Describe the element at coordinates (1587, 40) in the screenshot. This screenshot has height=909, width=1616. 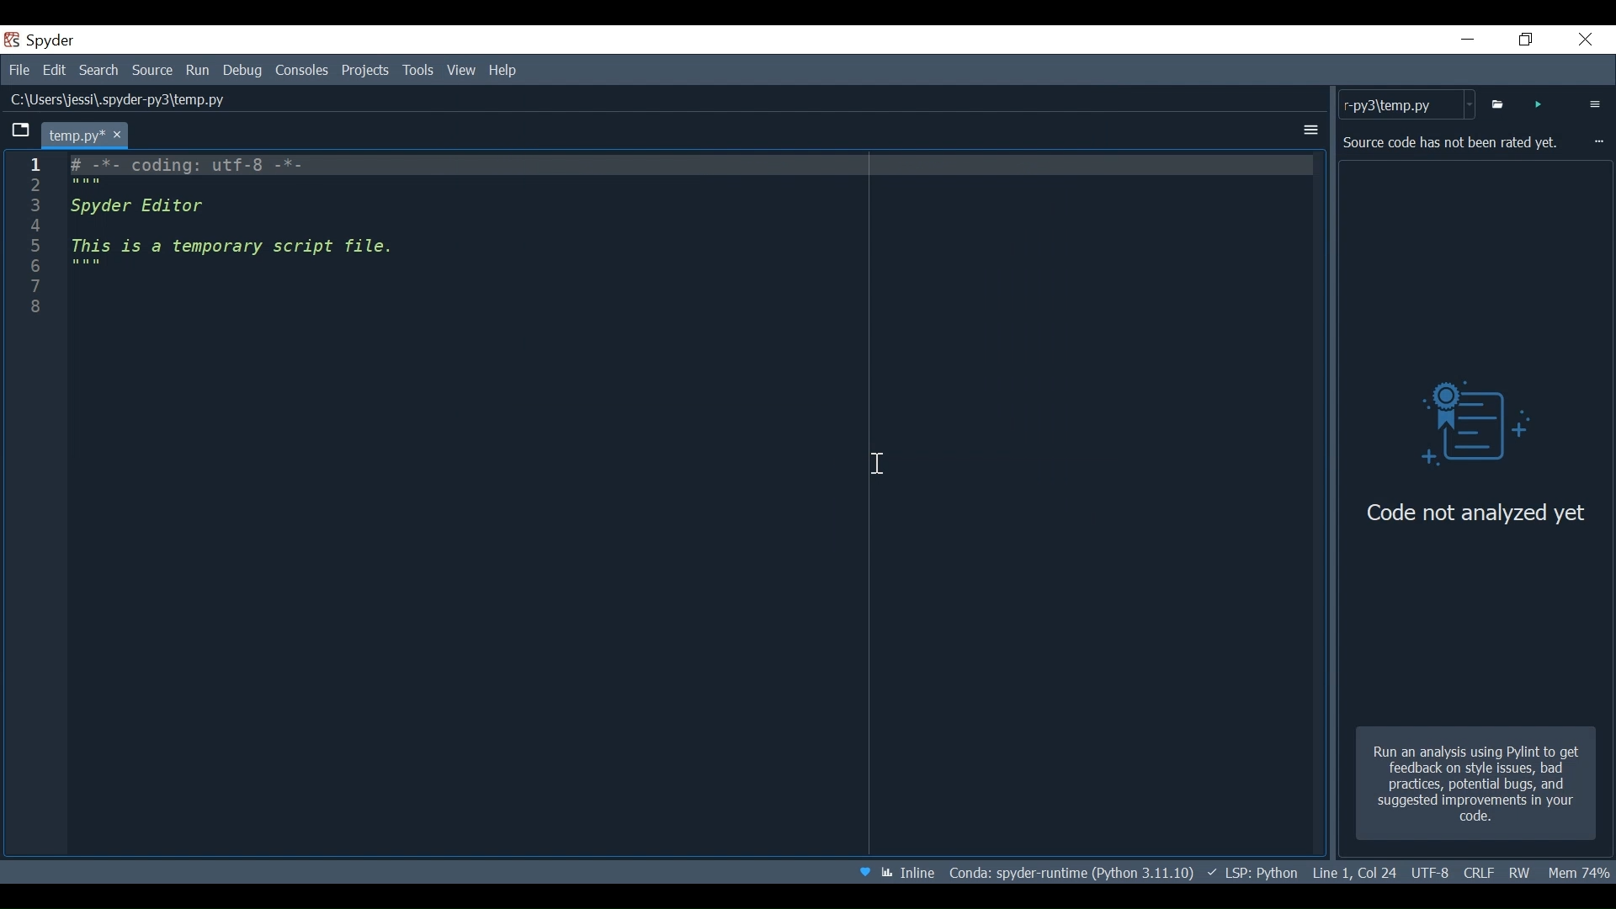
I see `Close` at that location.